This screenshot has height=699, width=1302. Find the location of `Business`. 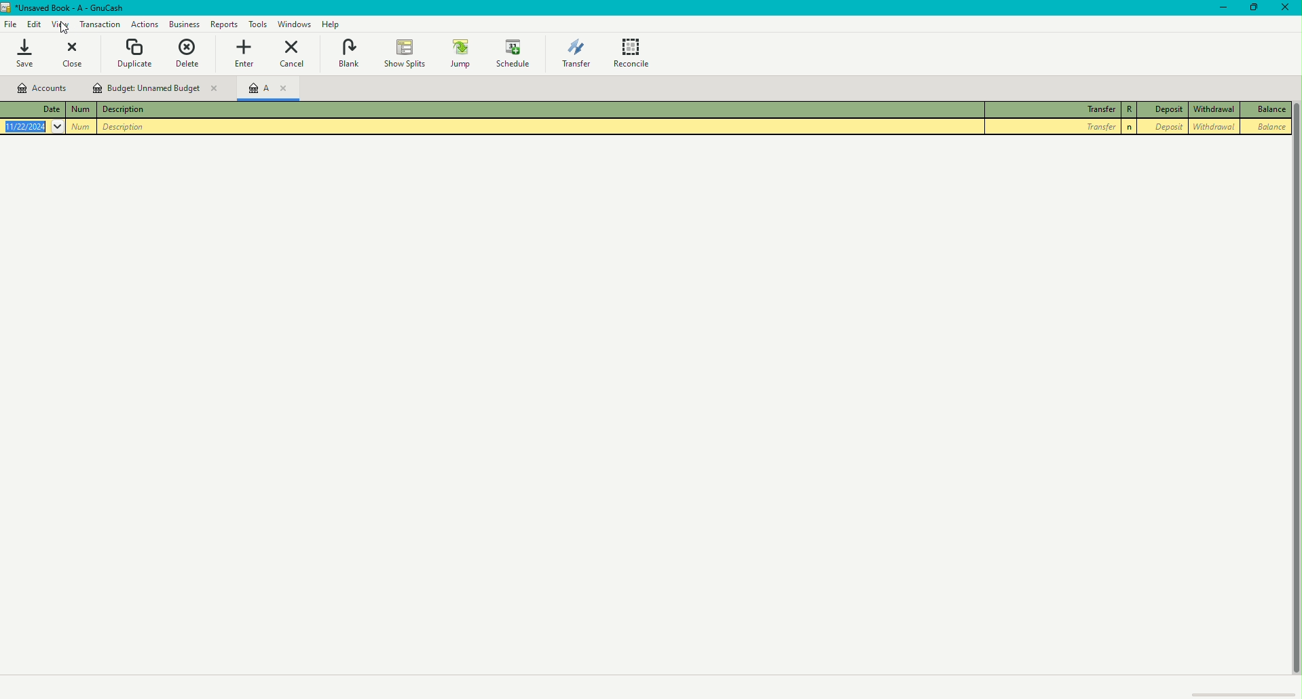

Business is located at coordinates (143, 24).